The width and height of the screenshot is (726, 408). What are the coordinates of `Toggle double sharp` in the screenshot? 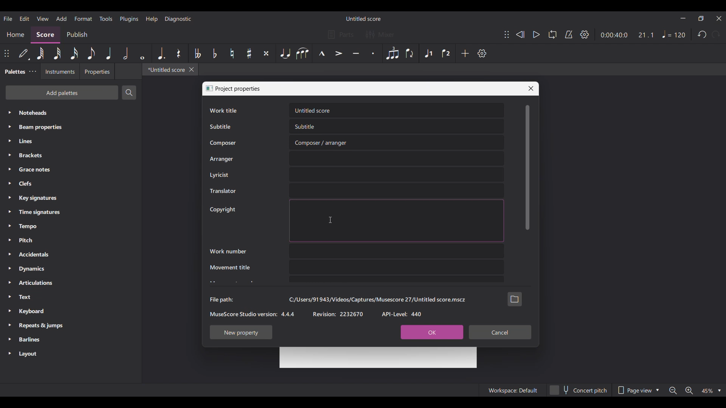 It's located at (266, 53).